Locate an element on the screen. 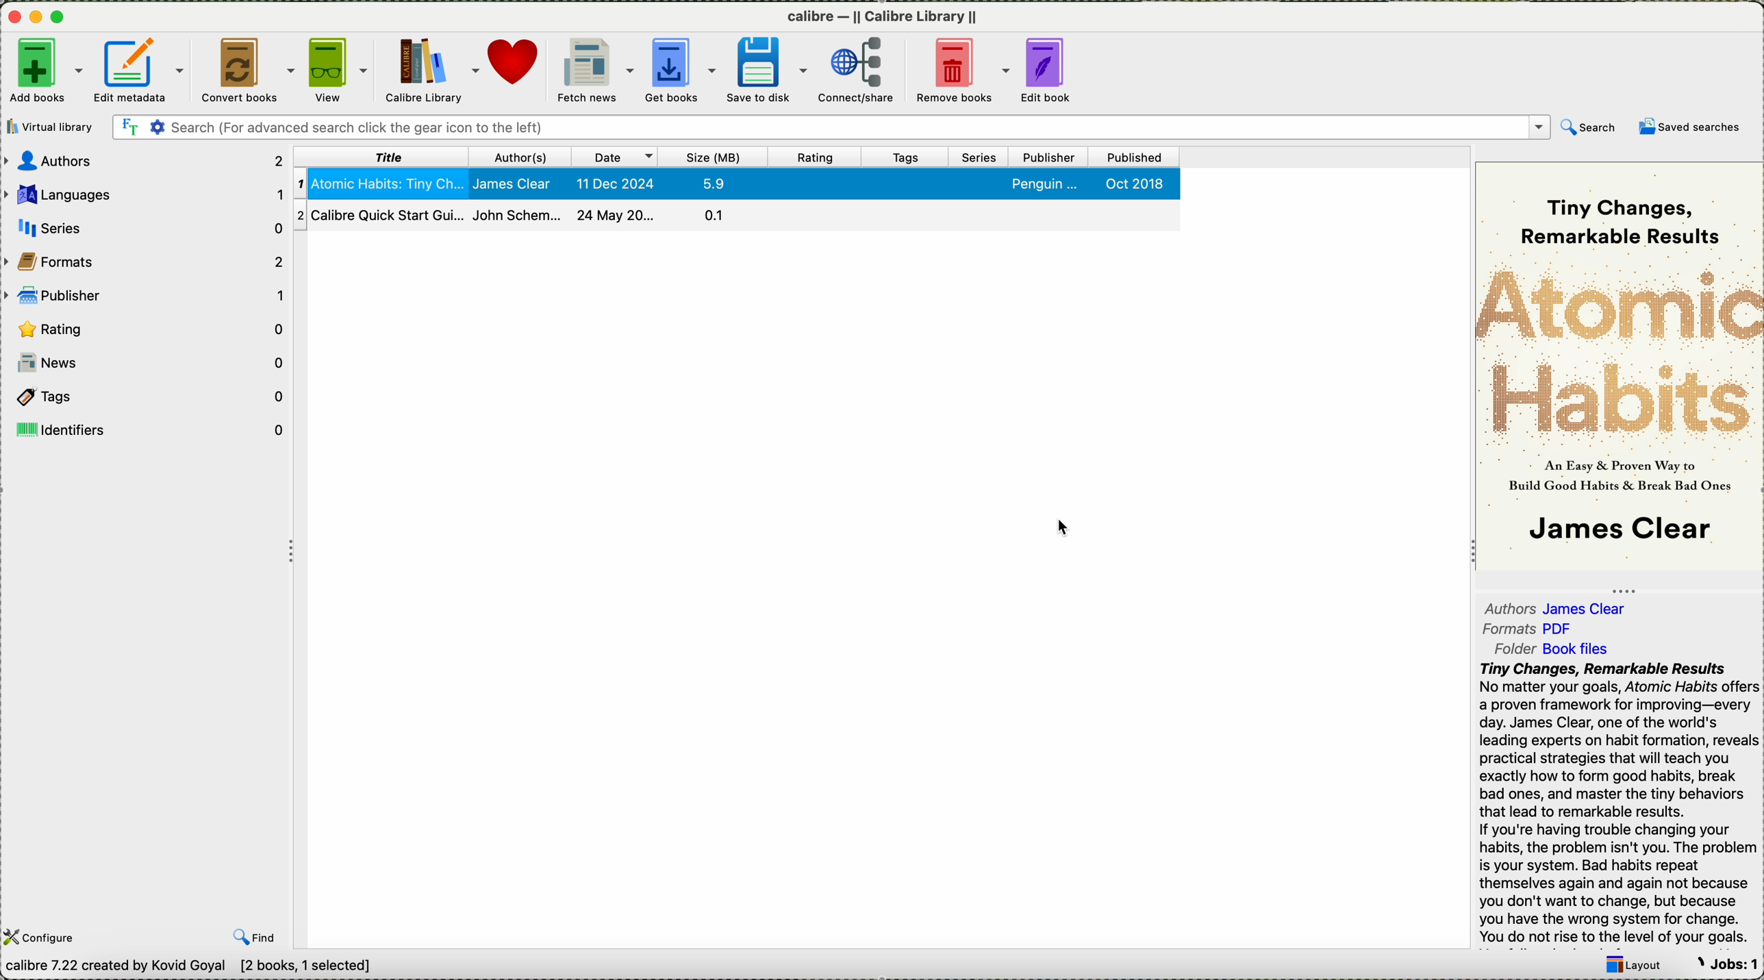 The image size is (1764, 980). languages is located at coordinates (144, 194).